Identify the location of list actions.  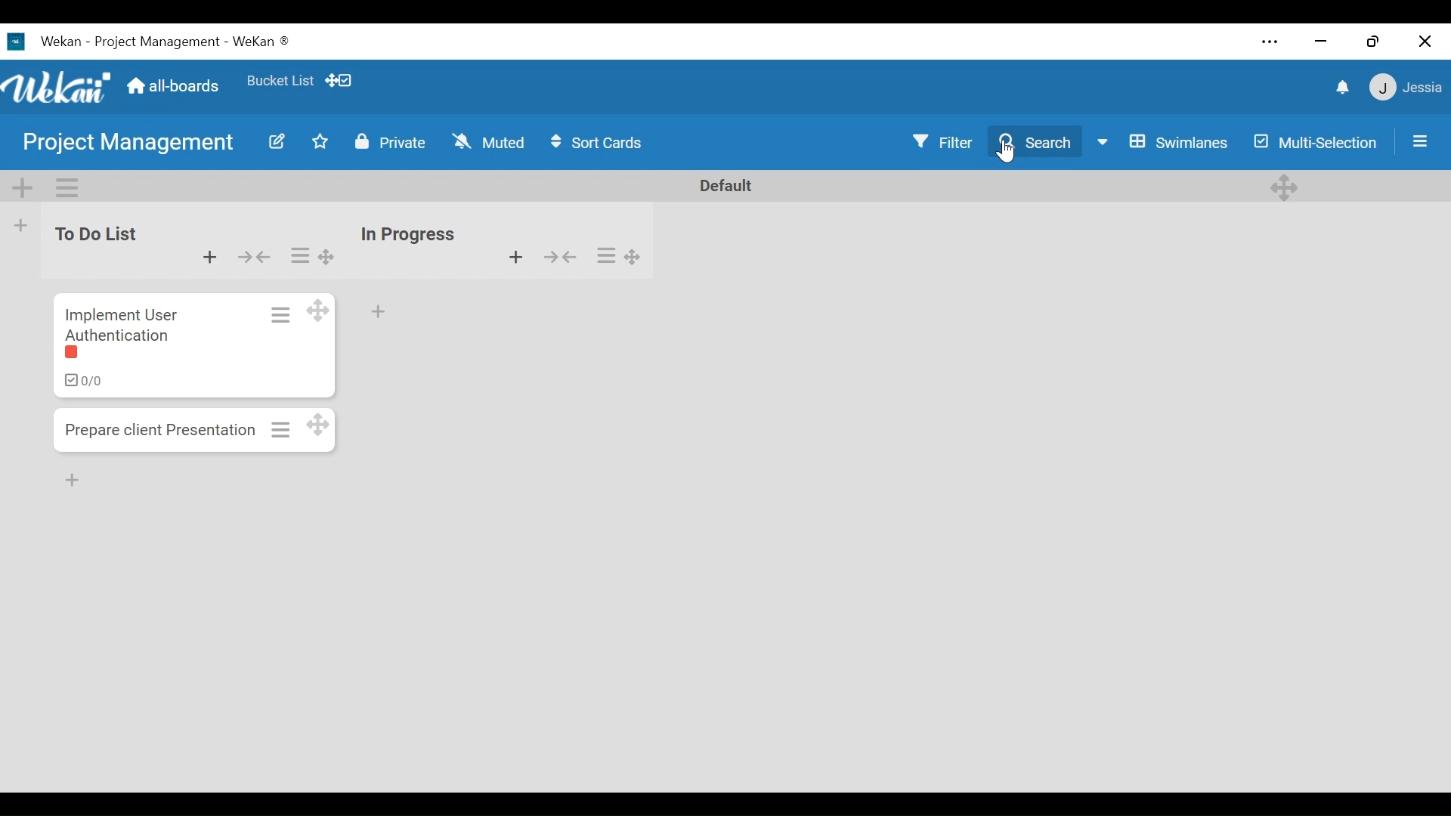
(604, 255).